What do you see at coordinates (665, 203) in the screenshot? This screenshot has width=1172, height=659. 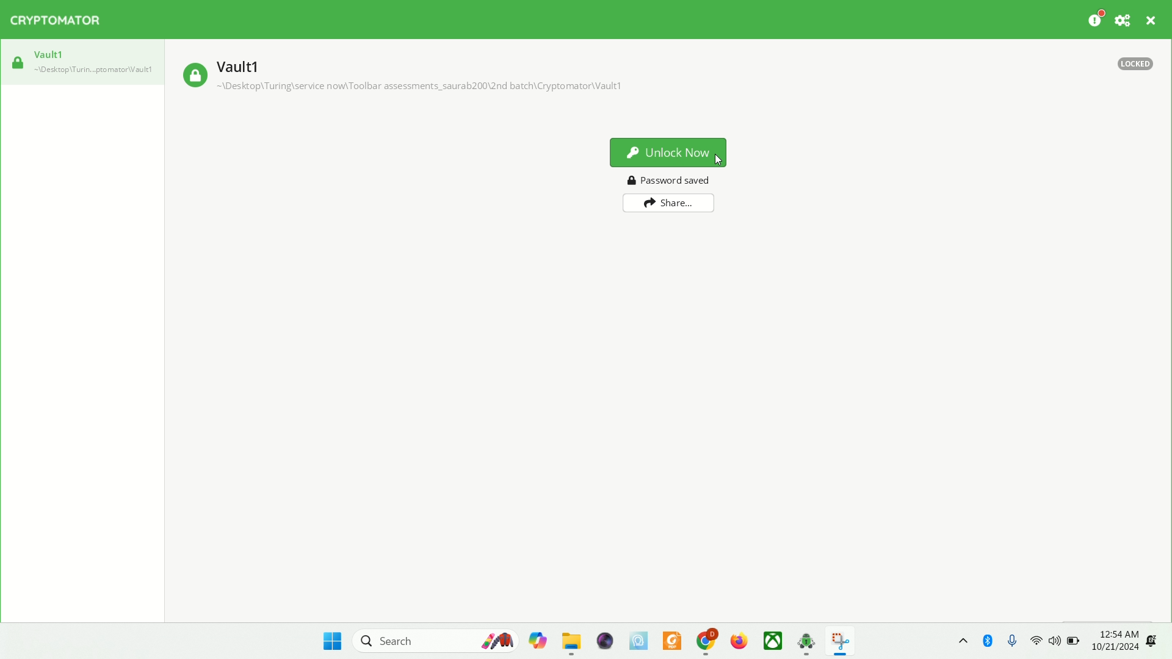 I see `share` at bounding box center [665, 203].